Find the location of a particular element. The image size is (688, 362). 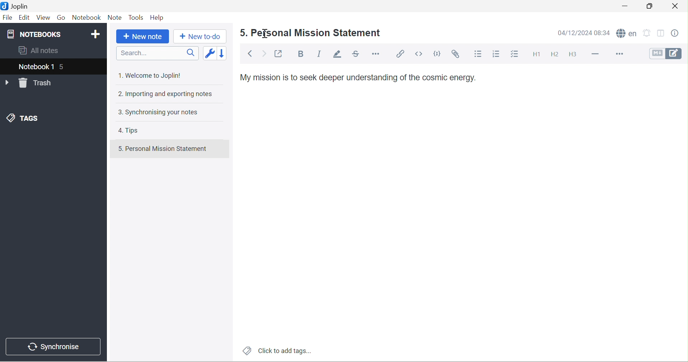

Back is located at coordinates (250, 53).